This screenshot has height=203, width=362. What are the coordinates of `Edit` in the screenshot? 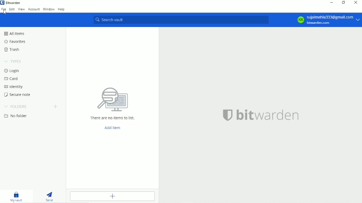 It's located at (11, 9).